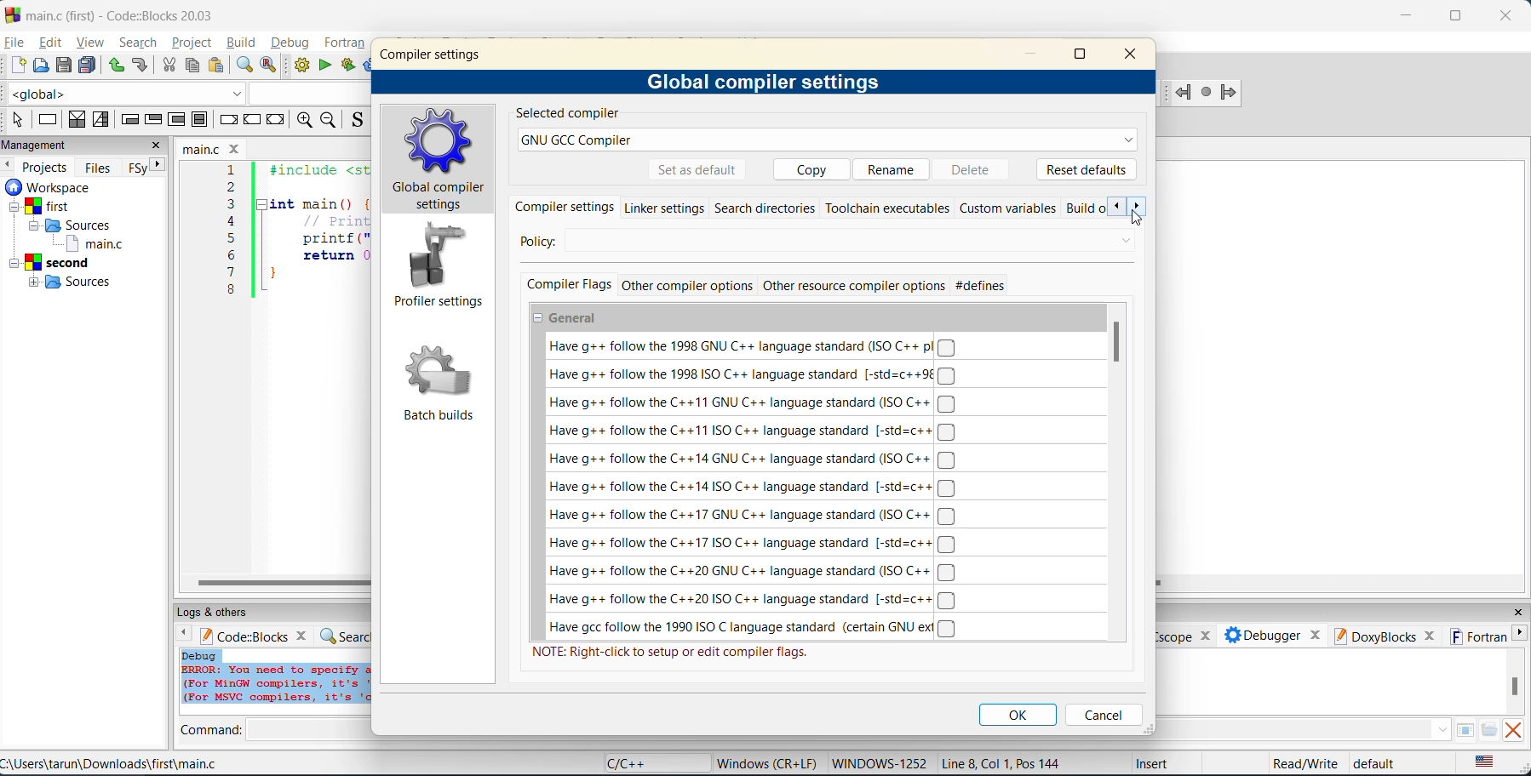 This screenshot has height=776, width=1531. Describe the element at coordinates (806, 168) in the screenshot. I see `copy` at that location.